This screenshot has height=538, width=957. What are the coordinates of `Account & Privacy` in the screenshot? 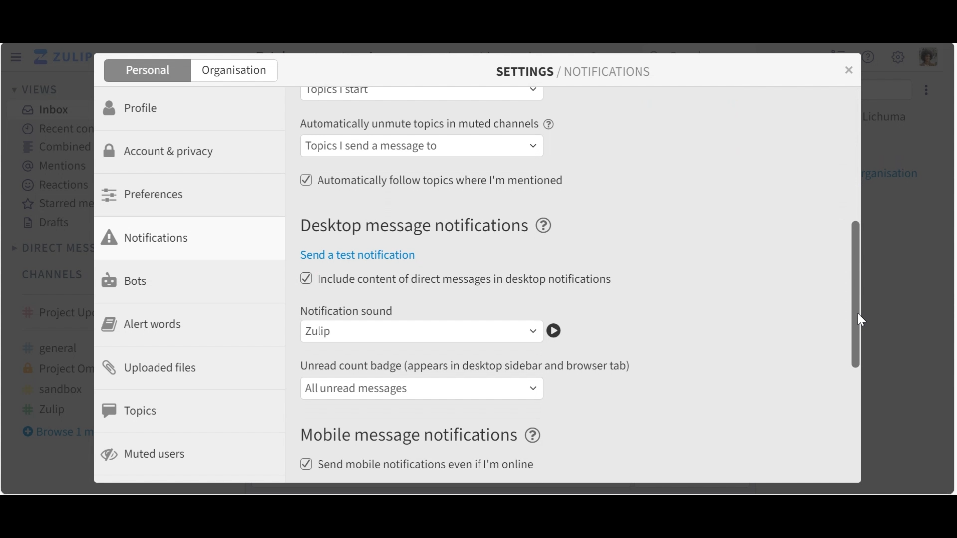 It's located at (162, 152).